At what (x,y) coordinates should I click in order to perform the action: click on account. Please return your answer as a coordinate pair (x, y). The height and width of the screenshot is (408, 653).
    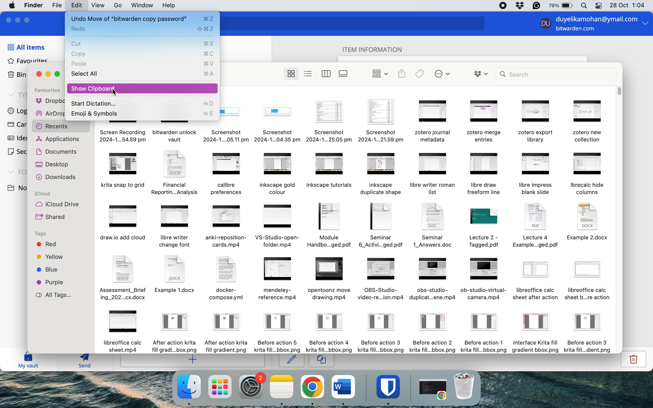
    Looking at the image, I should click on (117, 5).